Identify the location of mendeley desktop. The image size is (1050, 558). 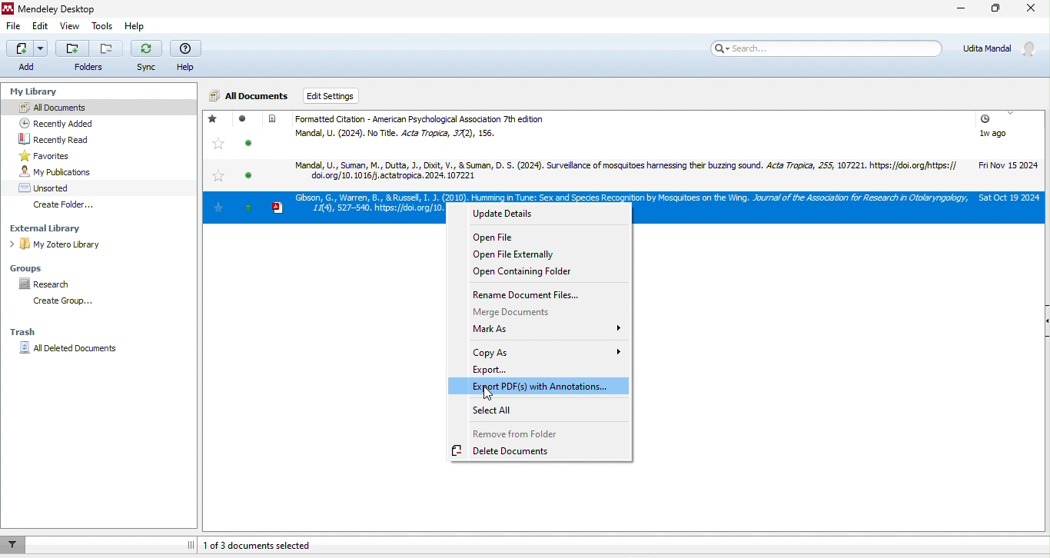
(68, 8).